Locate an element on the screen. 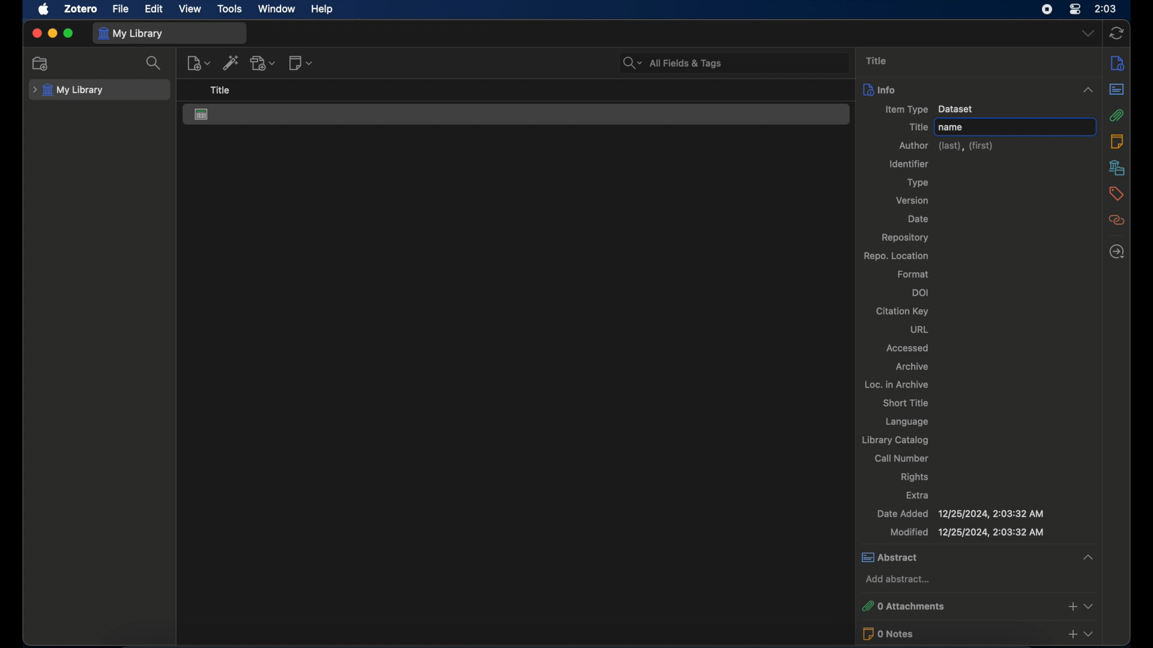 The height and width of the screenshot is (648, 1153). edit is located at coordinates (154, 10).